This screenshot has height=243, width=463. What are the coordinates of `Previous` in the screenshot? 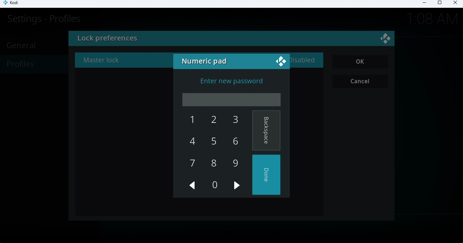 It's located at (193, 185).